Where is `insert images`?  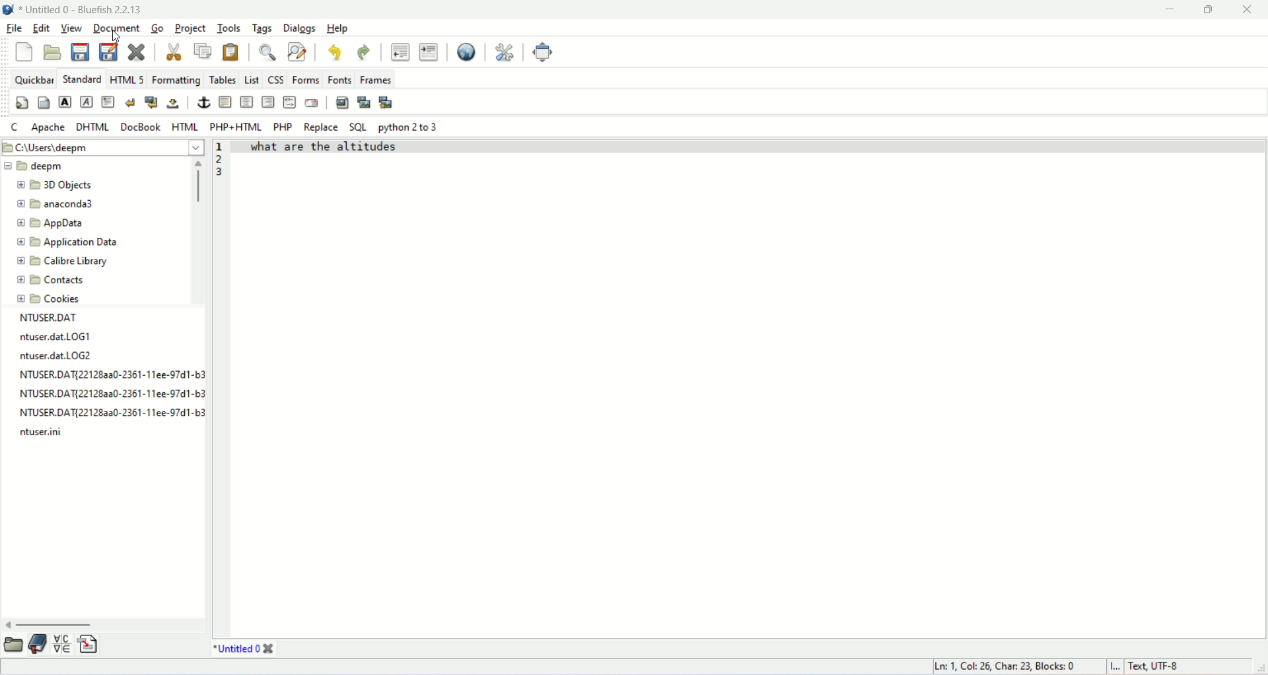
insert images is located at coordinates (342, 101).